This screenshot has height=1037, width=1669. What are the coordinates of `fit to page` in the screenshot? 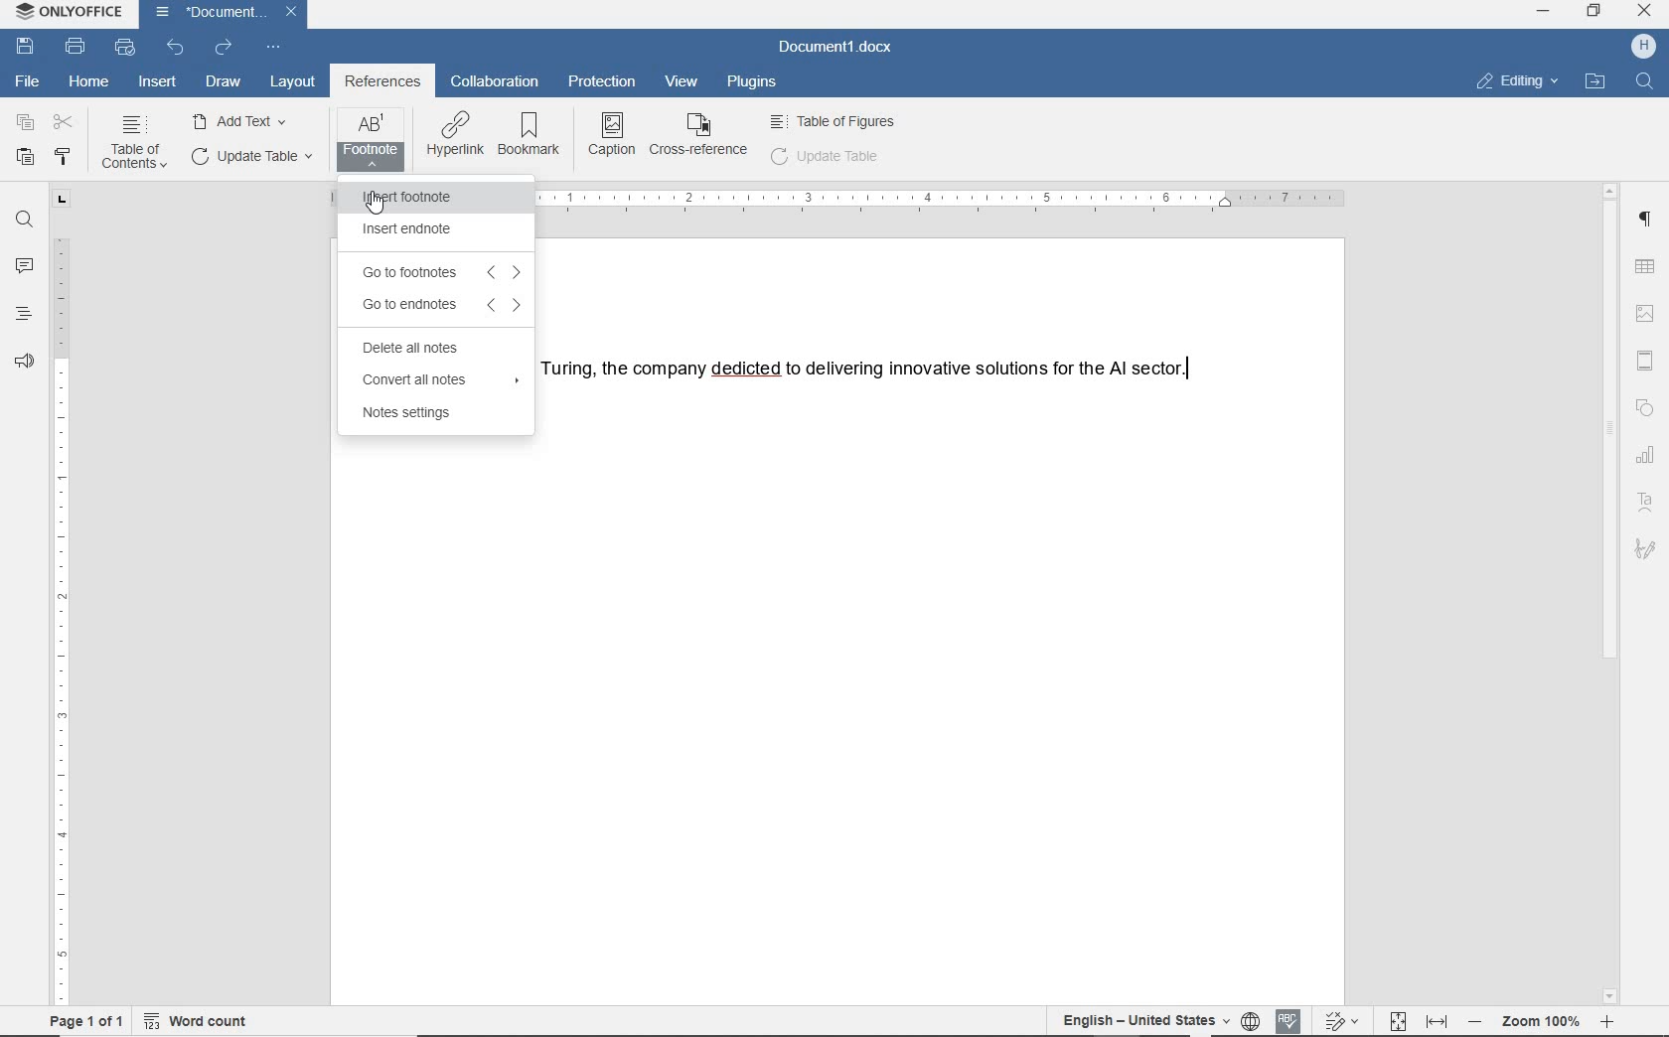 It's located at (1399, 1022).